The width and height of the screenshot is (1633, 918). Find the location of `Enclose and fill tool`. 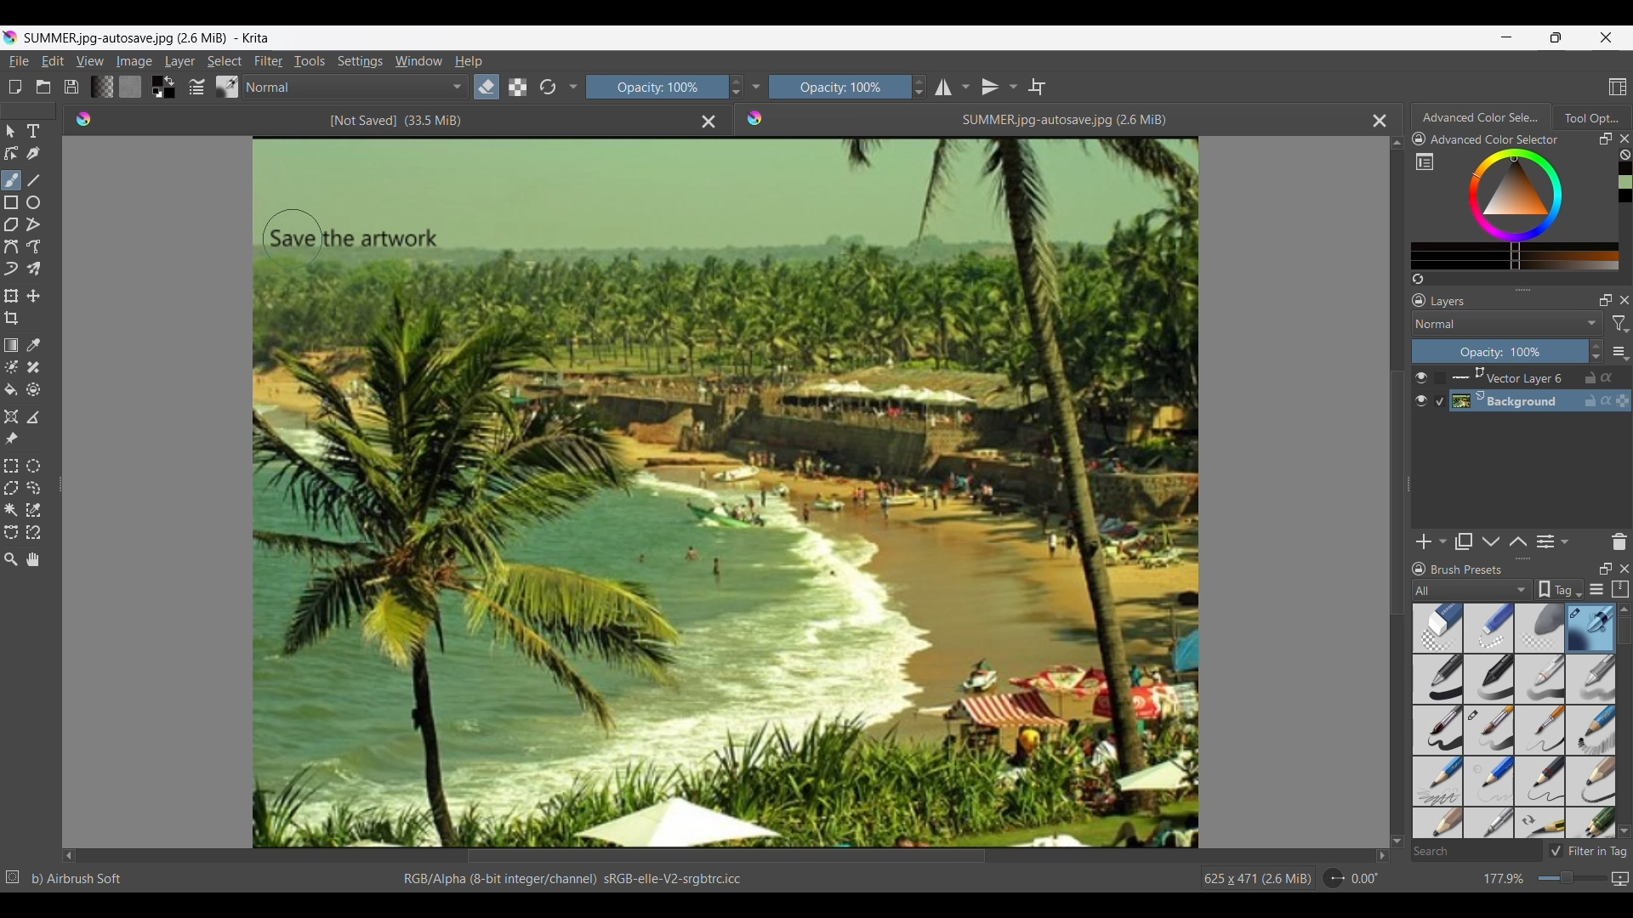

Enclose and fill tool is located at coordinates (33, 389).